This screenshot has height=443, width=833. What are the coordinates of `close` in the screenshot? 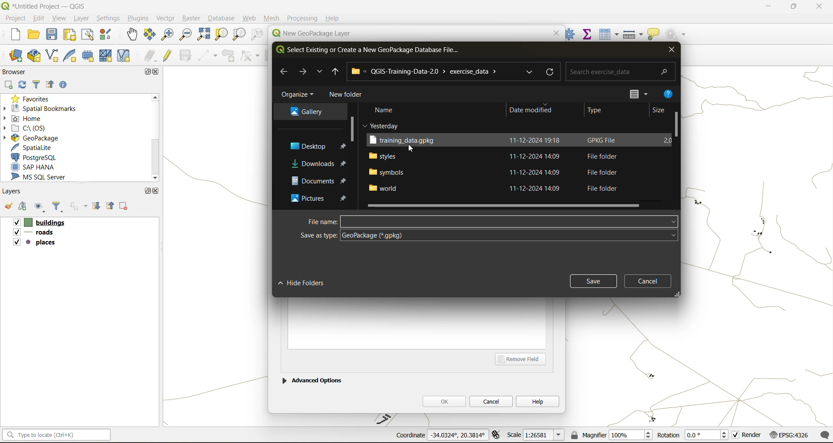 It's located at (156, 191).